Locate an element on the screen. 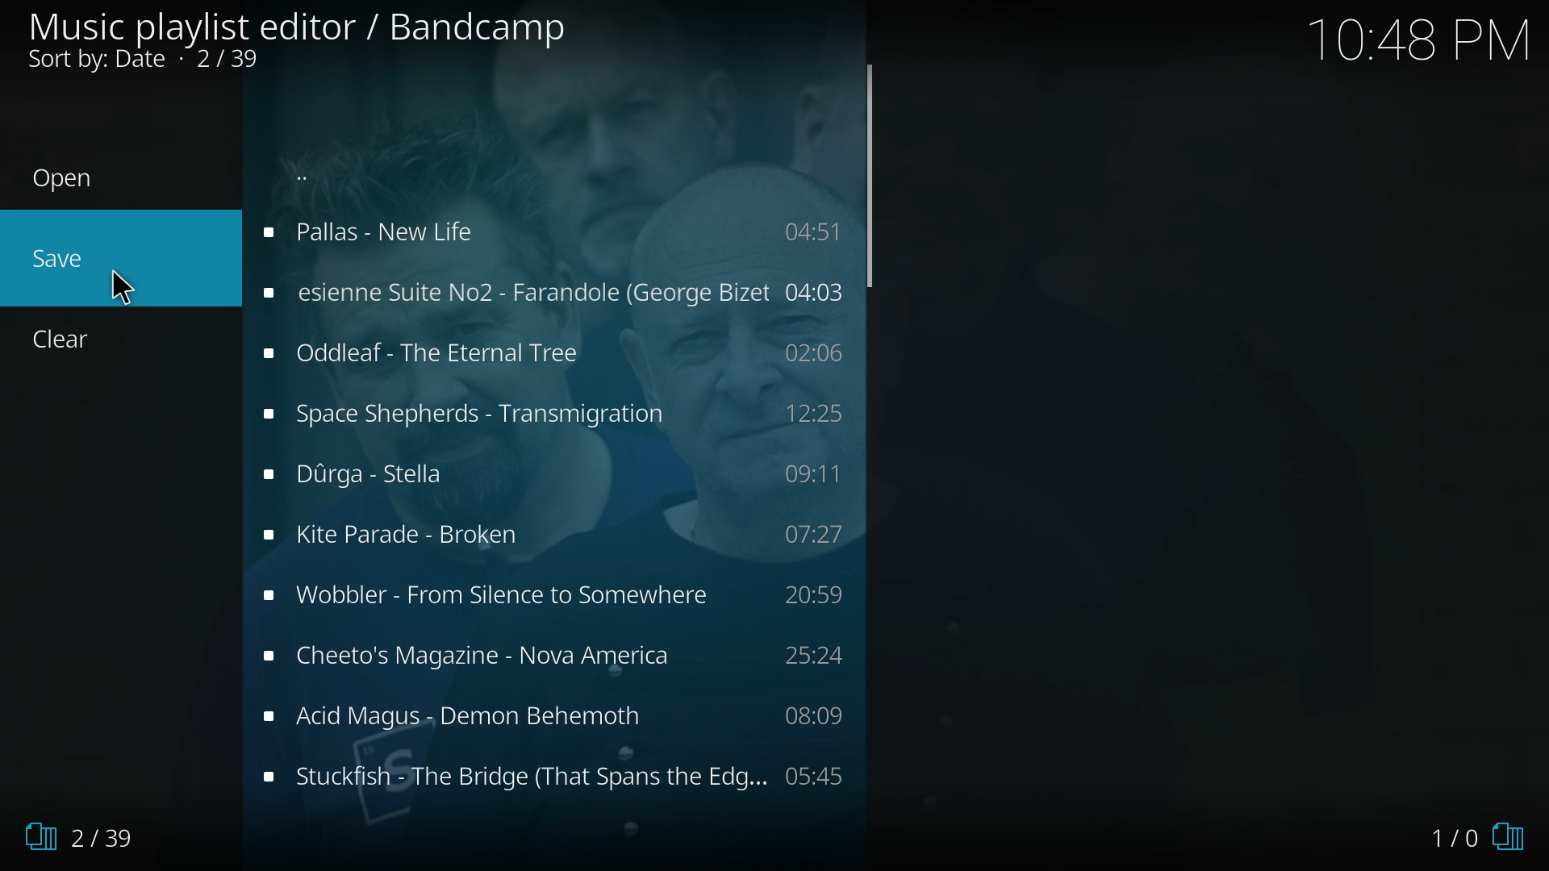  song is located at coordinates (557, 474).